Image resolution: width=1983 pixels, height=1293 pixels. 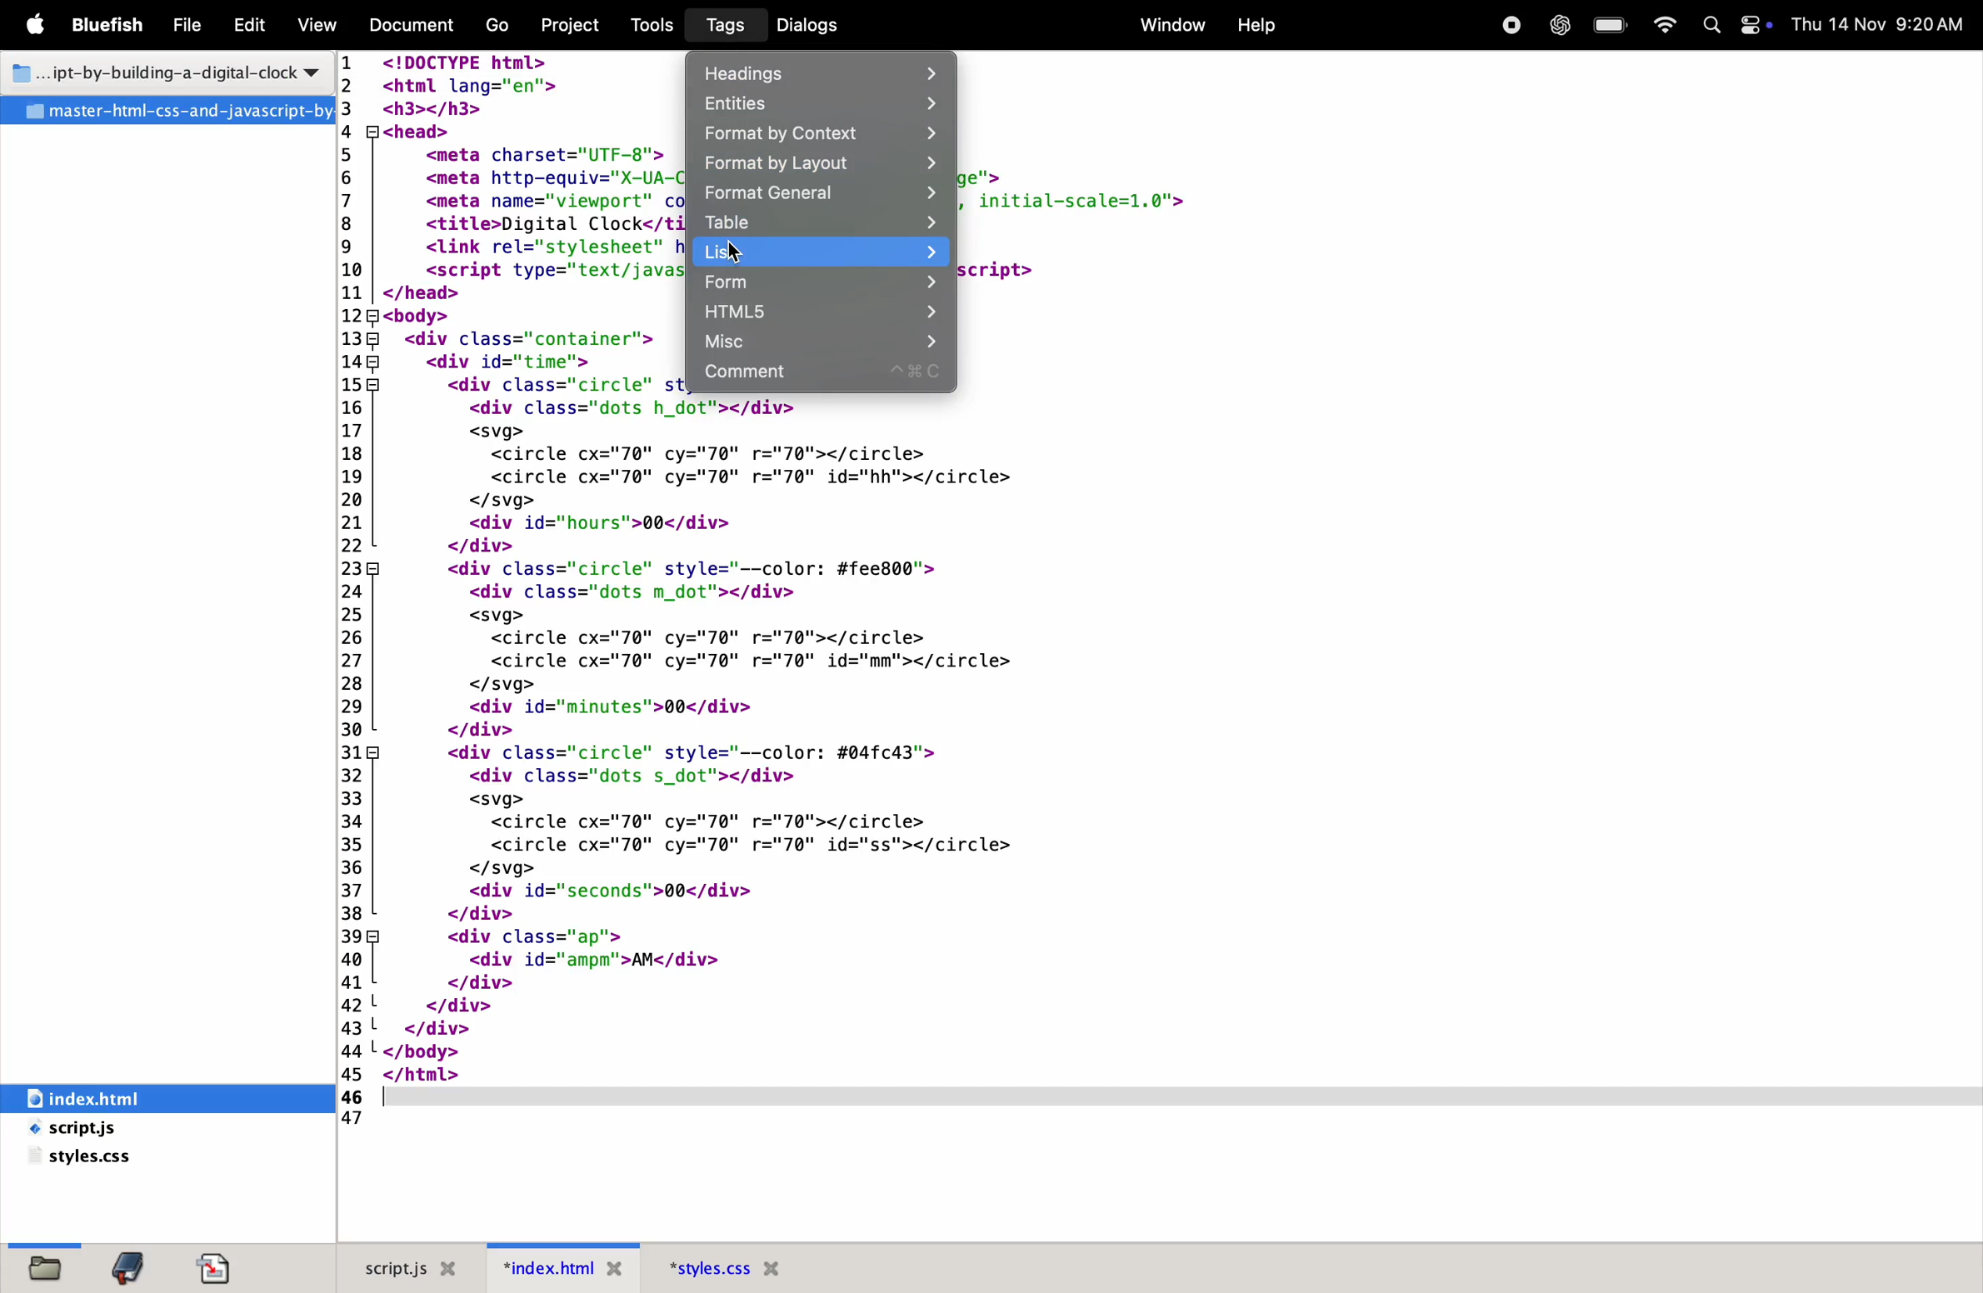 I want to click on Apple widgets, so click(x=1732, y=26).